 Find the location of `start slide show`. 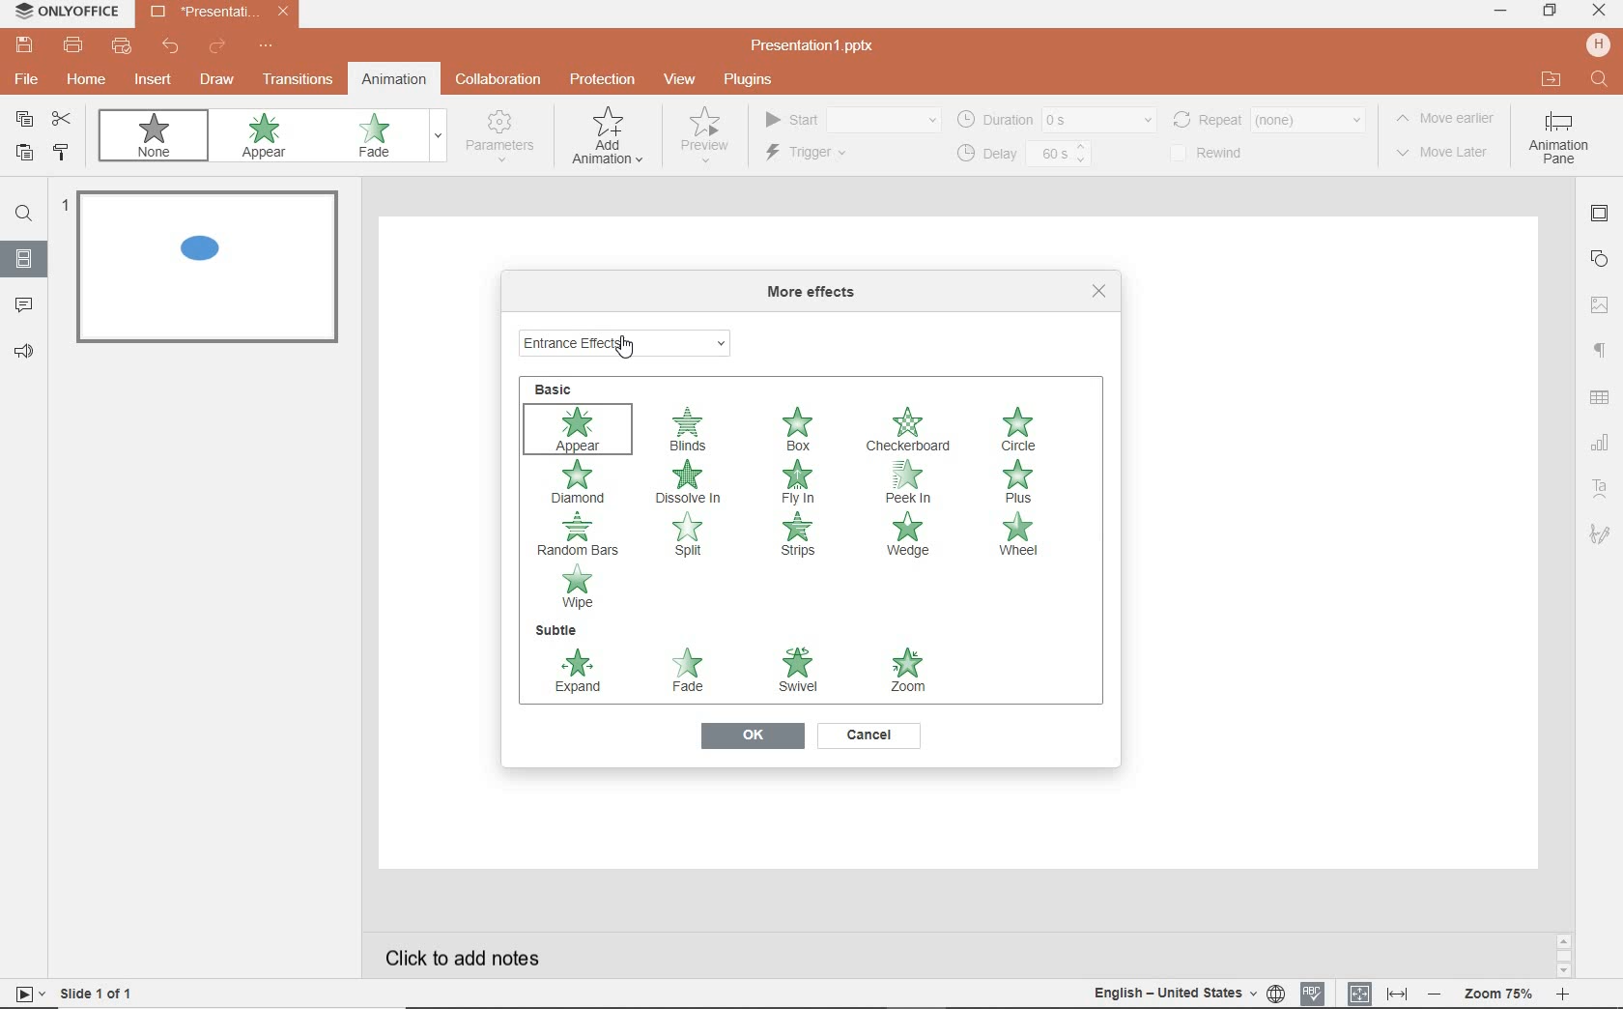

start slide show is located at coordinates (23, 994).